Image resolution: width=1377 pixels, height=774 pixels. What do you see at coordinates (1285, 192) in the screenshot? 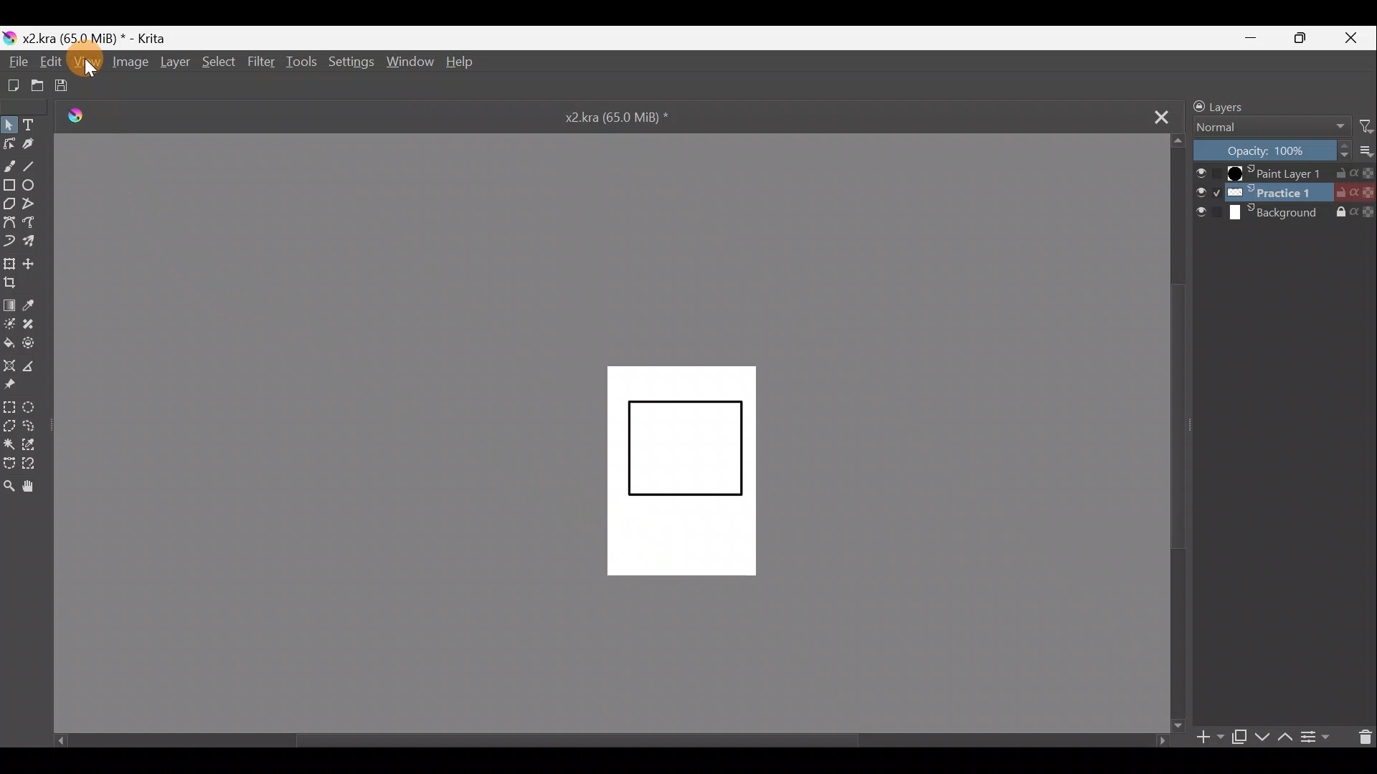
I see `Practice 1` at bounding box center [1285, 192].